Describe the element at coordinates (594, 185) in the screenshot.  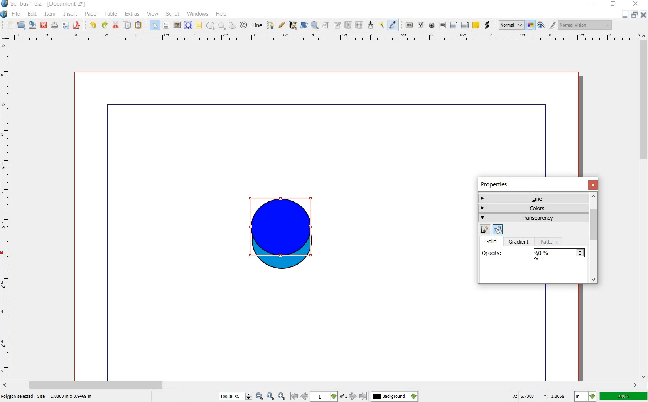
I see `close` at that location.